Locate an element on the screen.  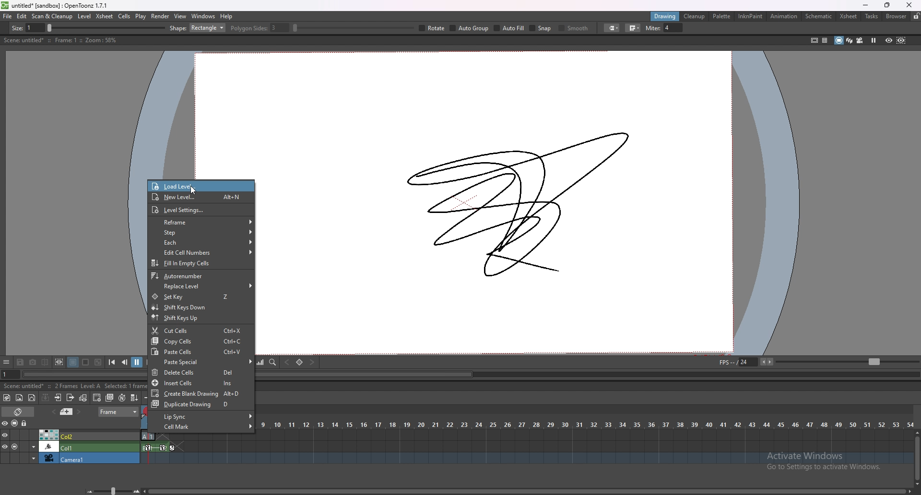
camera view is located at coordinates (860, 40).